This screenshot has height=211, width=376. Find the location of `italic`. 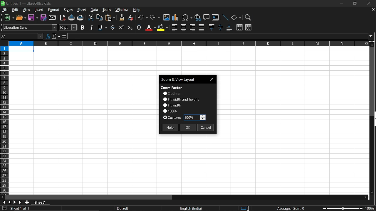

italic is located at coordinates (92, 27).